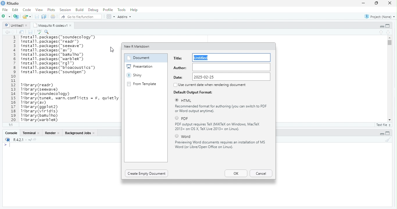 This screenshot has height=209, width=397. What do you see at coordinates (135, 75) in the screenshot?
I see `Shiny` at bounding box center [135, 75].